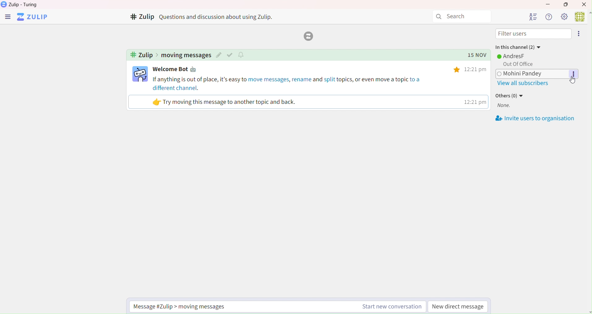 The width and height of the screenshot is (592, 314). What do you see at coordinates (474, 55) in the screenshot?
I see `15 NOV` at bounding box center [474, 55].